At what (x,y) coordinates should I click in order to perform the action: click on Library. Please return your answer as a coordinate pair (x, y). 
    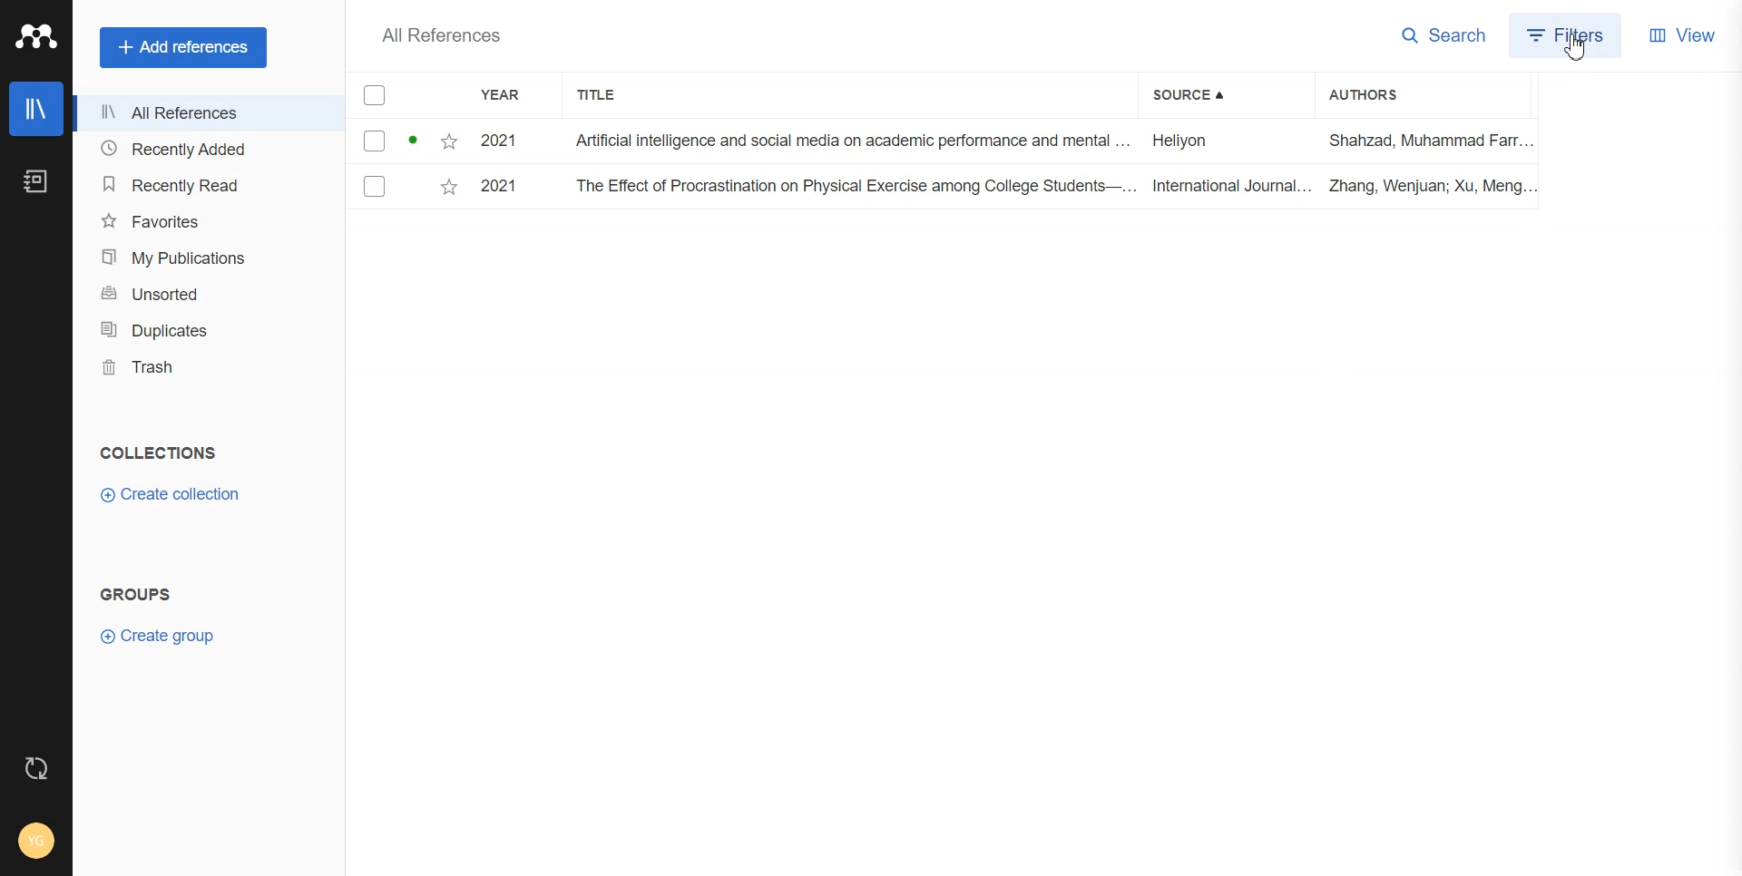
    Looking at the image, I should click on (35, 109).